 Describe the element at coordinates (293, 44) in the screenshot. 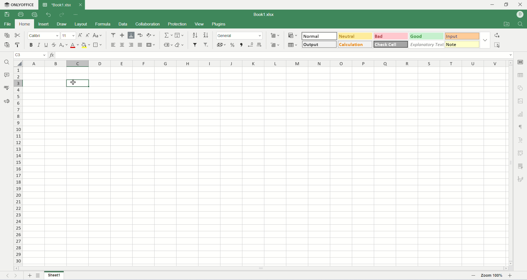

I see `table` at that location.